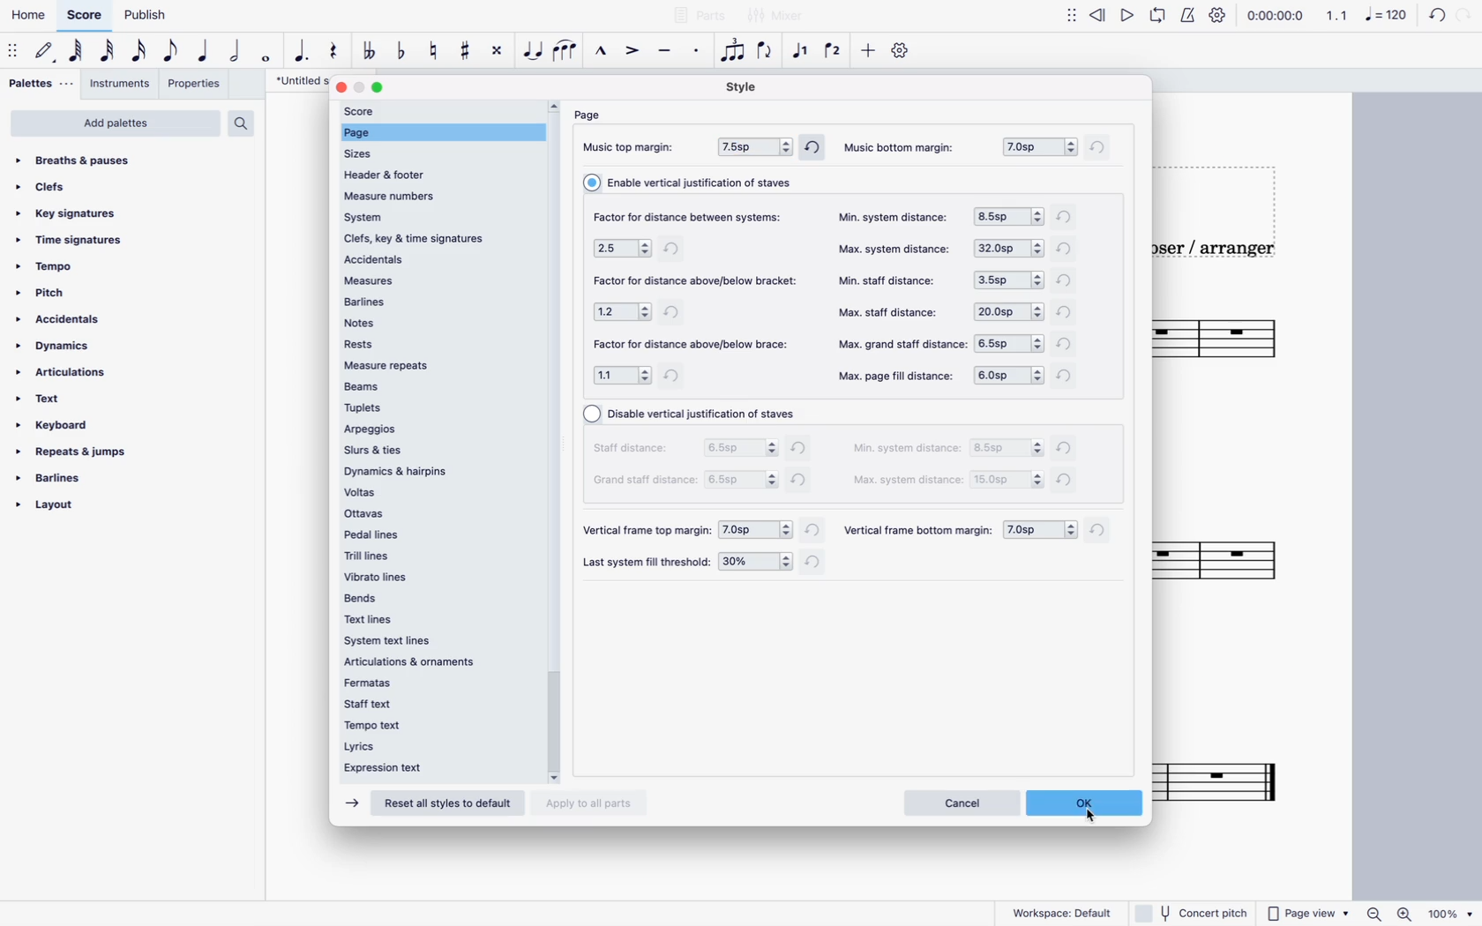 The width and height of the screenshot is (1482, 926). What do you see at coordinates (438, 321) in the screenshot?
I see `notes` at bounding box center [438, 321].